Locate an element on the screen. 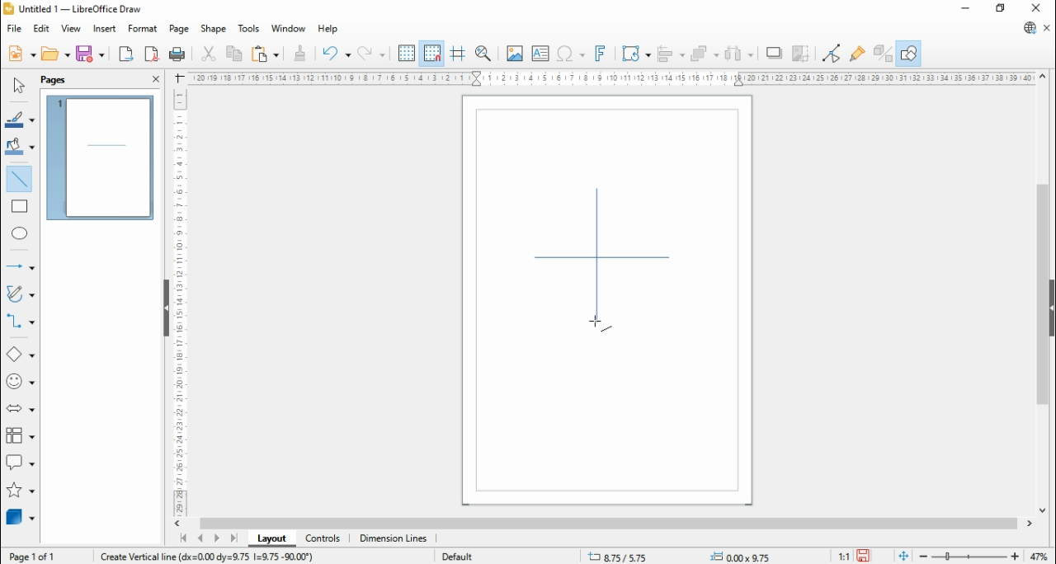 The height and width of the screenshot is (564, 1056). help is located at coordinates (328, 29).